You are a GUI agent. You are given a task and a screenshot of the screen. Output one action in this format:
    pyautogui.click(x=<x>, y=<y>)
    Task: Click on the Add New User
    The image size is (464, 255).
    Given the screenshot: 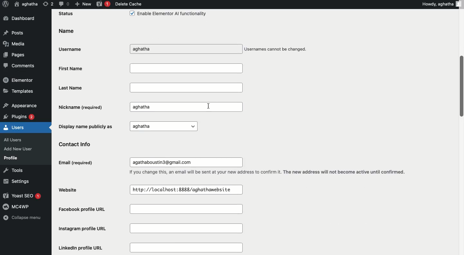 What is the action you would take?
    pyautogui.click(x=17, y=149)
    